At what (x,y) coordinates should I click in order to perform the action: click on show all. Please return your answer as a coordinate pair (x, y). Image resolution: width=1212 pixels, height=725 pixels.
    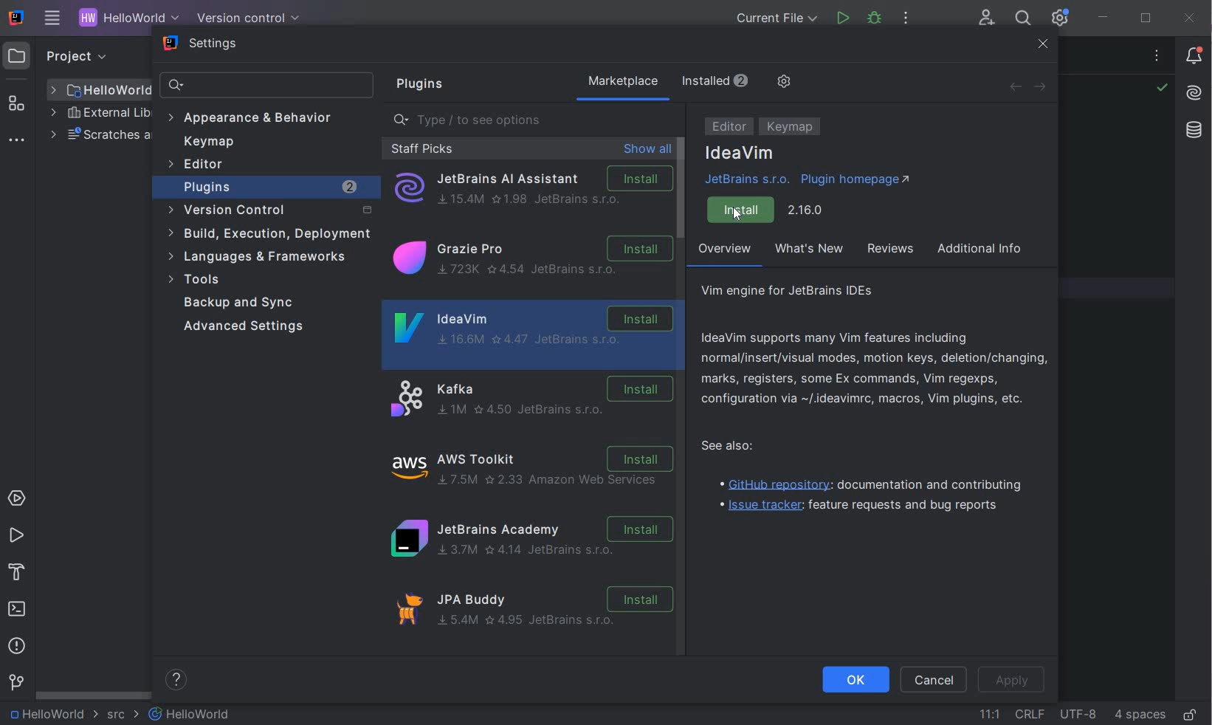
    Looking at the image, I should click on (647, 150).